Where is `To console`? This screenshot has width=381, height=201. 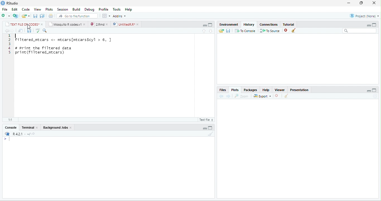
To console is located at coordinates (245, 31).